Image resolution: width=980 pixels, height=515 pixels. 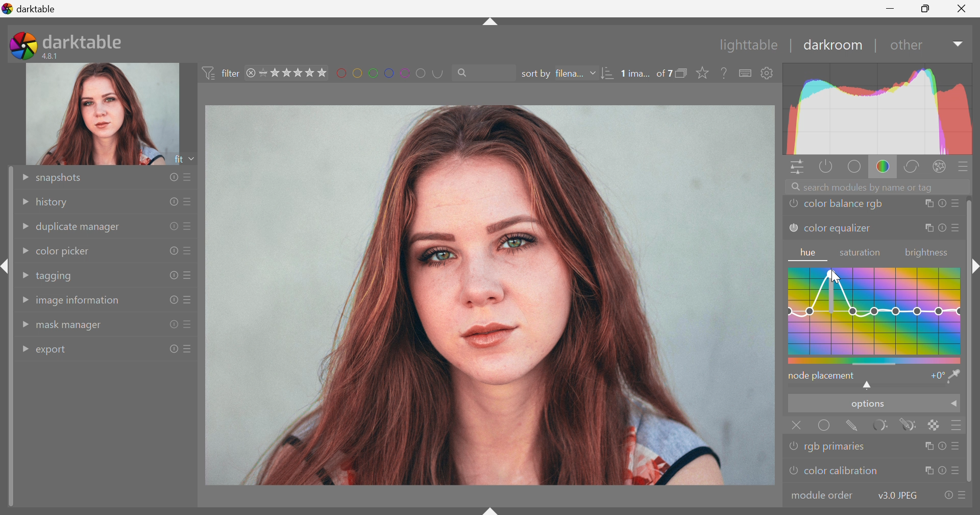 I want to click on shift+ctrl+b, so click(x=491, y=509).